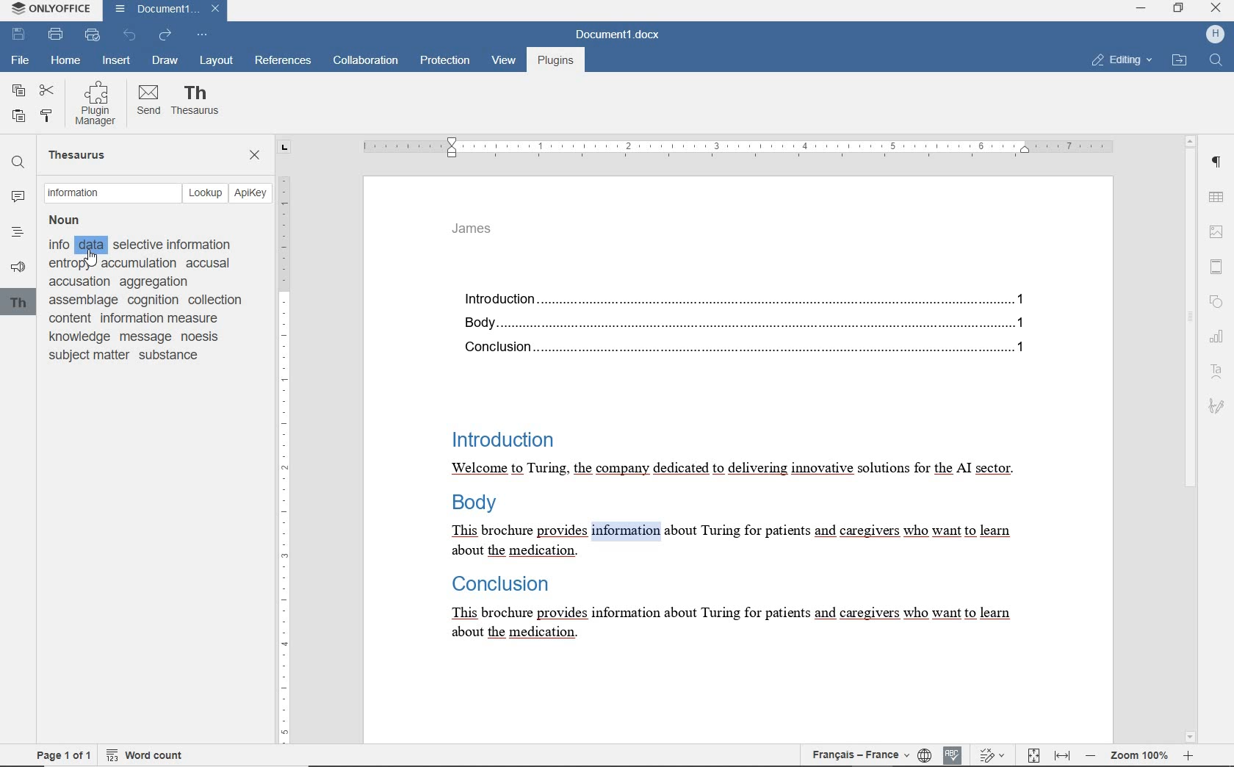 The width and height of the screenshot is (1234, 767). What do you see at coordinates (444, 62) in the screenshot?
I see `PROTECTION` at bounding box center [444, 62].